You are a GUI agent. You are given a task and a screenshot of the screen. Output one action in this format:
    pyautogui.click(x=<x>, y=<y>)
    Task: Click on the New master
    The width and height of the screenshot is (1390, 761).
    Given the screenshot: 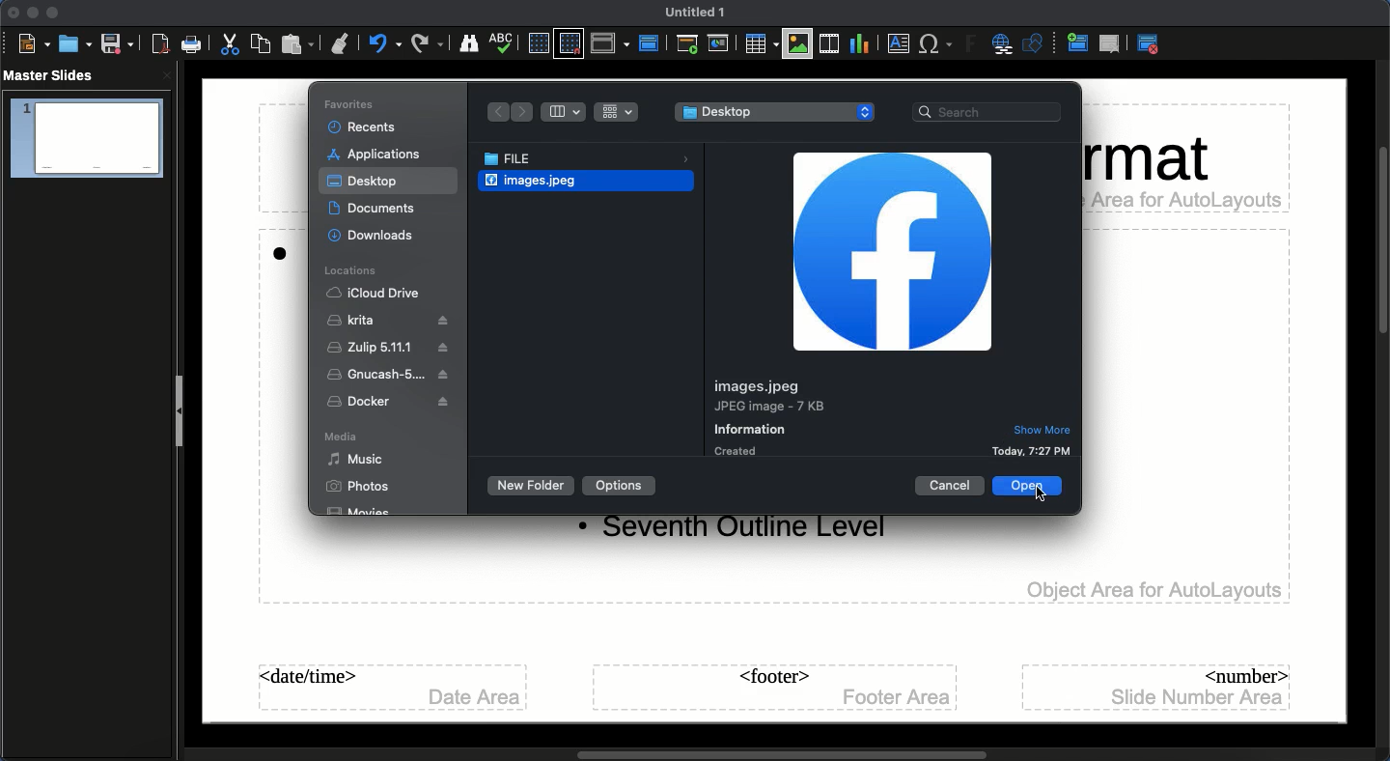 What is the action you would take?
    pyautogui.click(x=1078, y=42)
    